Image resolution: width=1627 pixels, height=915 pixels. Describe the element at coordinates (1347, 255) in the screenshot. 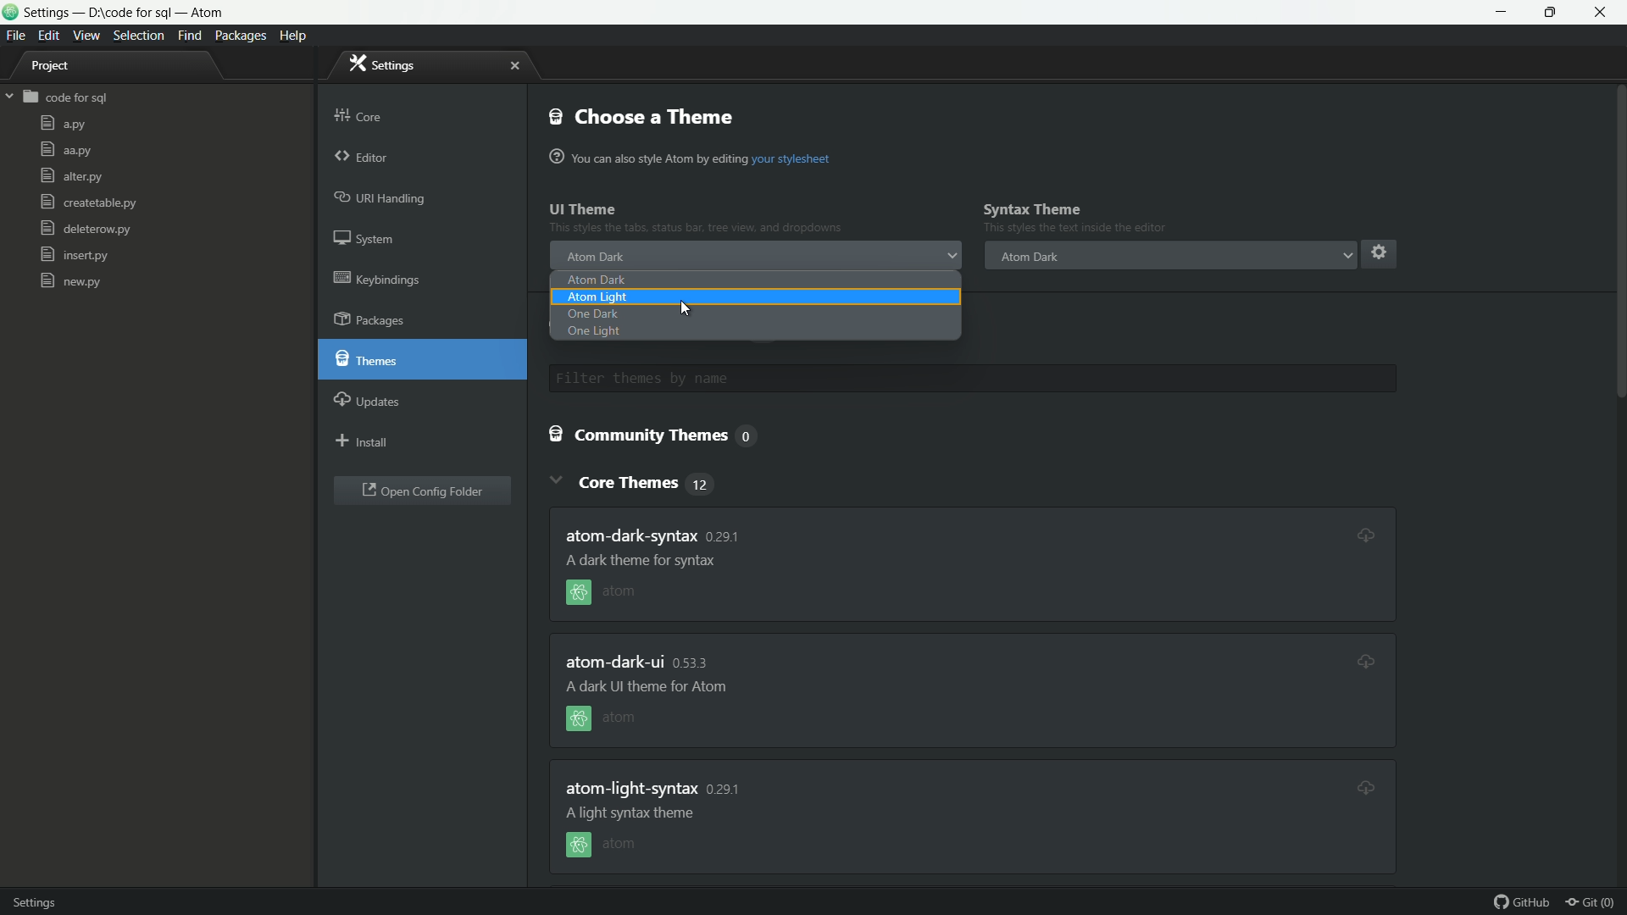

I see `dropdown` at that location.